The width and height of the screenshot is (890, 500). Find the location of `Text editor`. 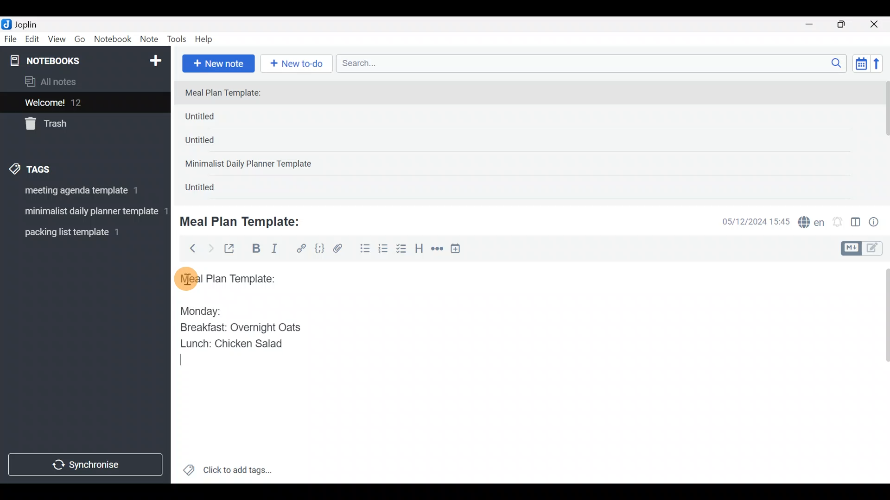

Text editor is located at coordinates (517, 423).